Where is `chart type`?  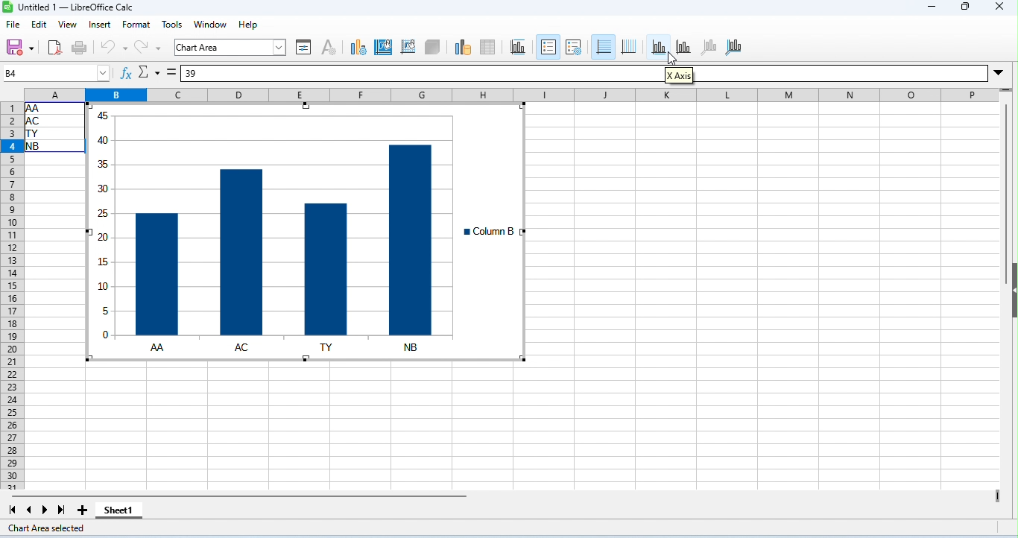 chart type is located at coordinates (359, 48).